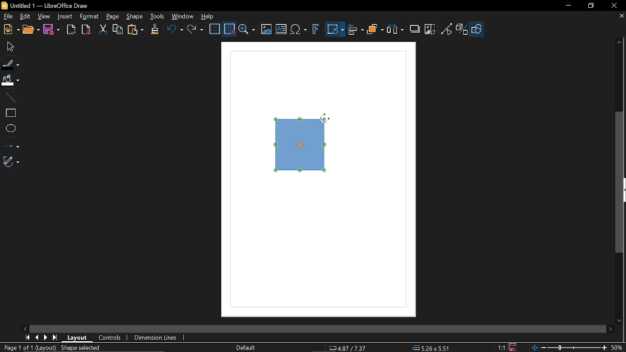  Describe the element at coordinates (45, 337) in the screenshot. I see `next page` at that location.